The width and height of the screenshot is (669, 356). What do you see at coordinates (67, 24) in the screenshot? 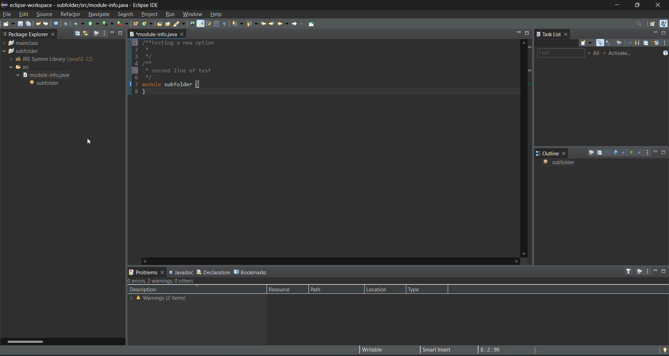
I see `skip all terminals` at bounding box center [67, 24].